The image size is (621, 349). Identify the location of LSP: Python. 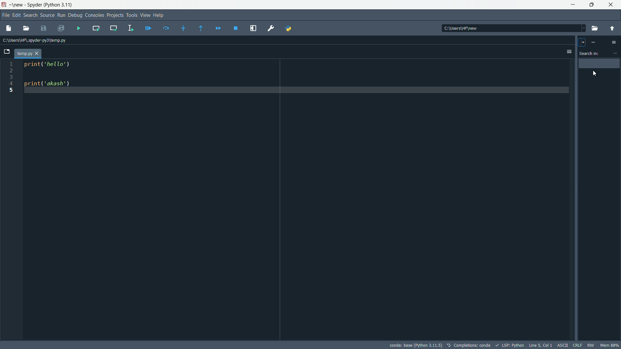
(511, 344).